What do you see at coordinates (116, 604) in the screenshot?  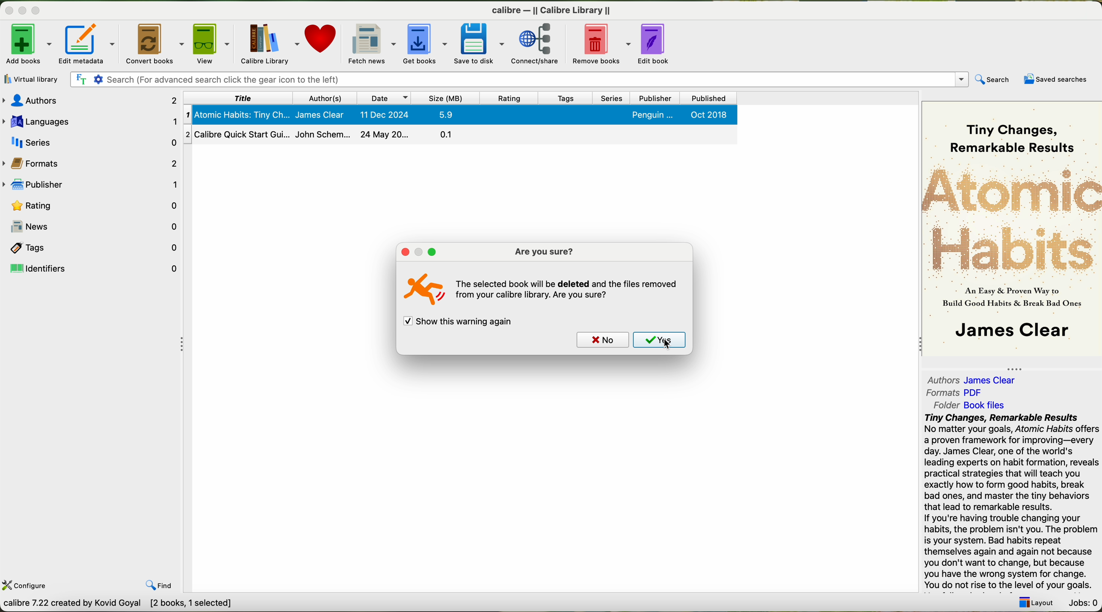 I see `calibre by David Goyal` at bounding box center [116, 604].